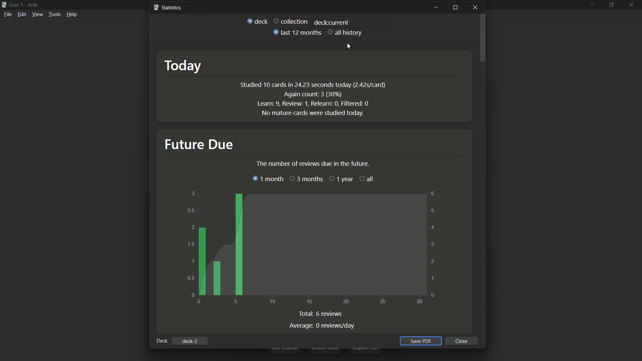  I want to click on Deck, so click(162, 341).